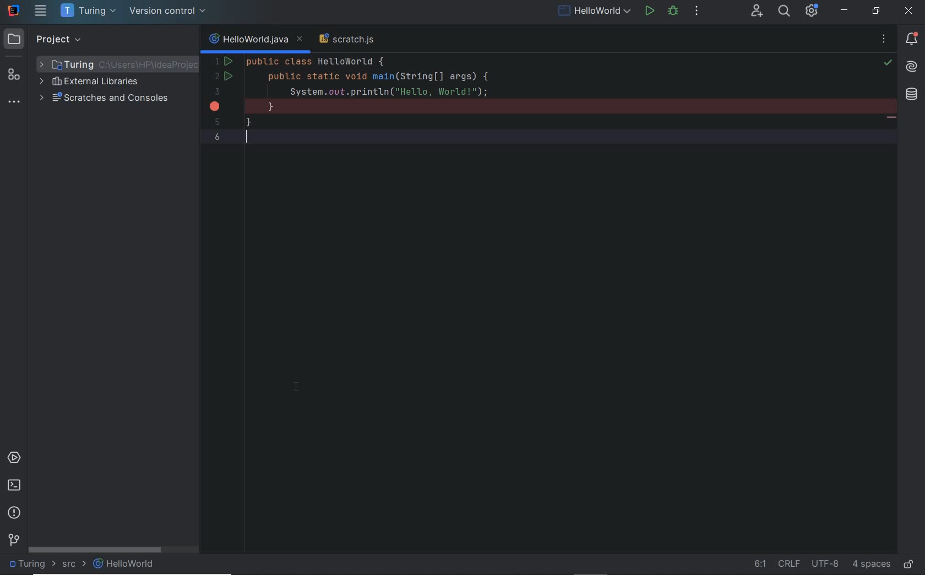 This screenshot has height=575, width=925. I want to click on problems, so click(13, 512).